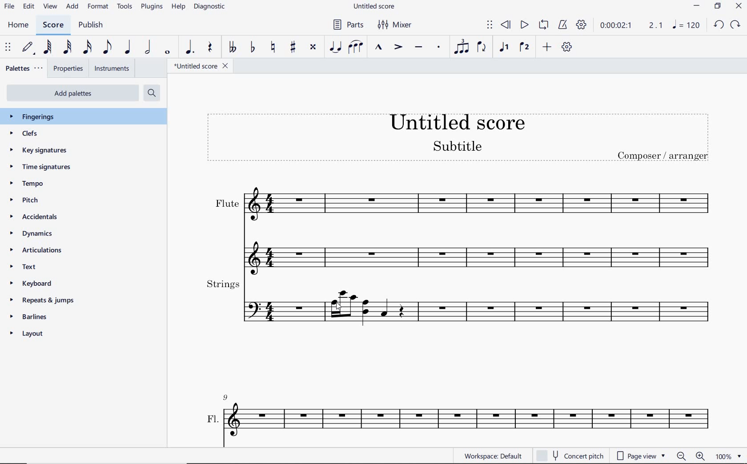  Describe the element at coordinates (28, 184) in the screenshot. I see `tempo` at that location.